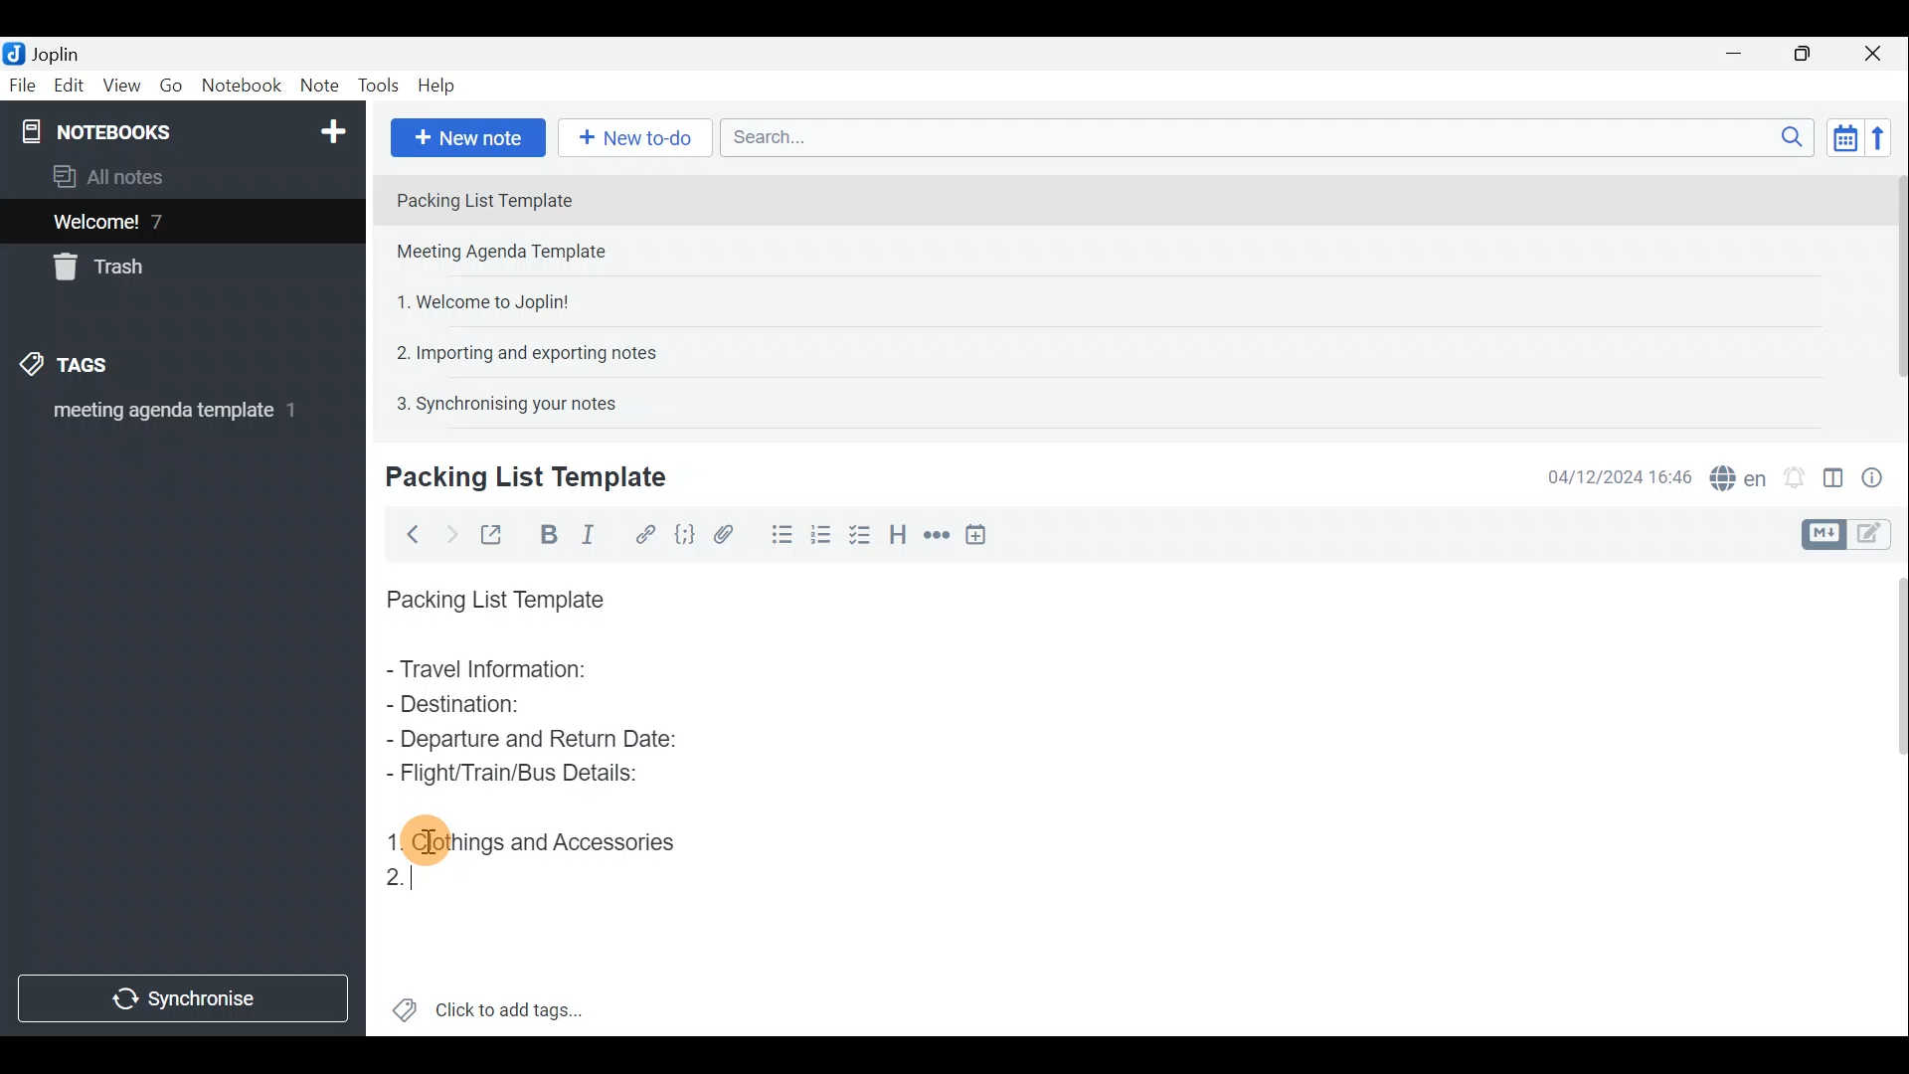 This screenshot has width=1909, height=1074. I want to click on Toggle editors, so click(1826, 532).